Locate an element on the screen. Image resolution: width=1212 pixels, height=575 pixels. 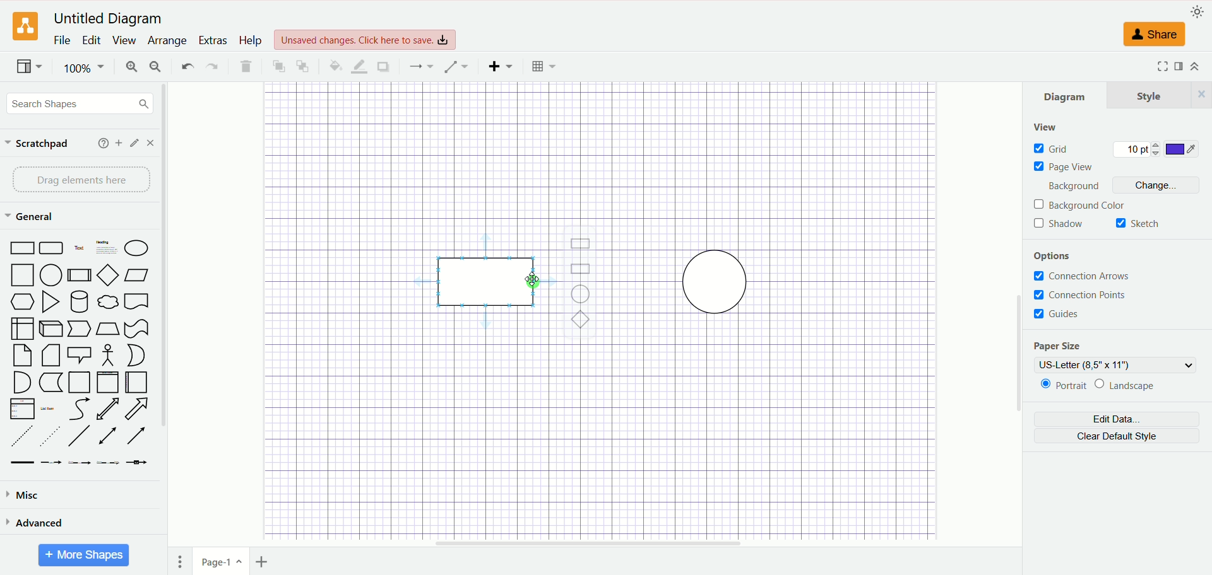
waypoint is located at coordinates (456, 67).